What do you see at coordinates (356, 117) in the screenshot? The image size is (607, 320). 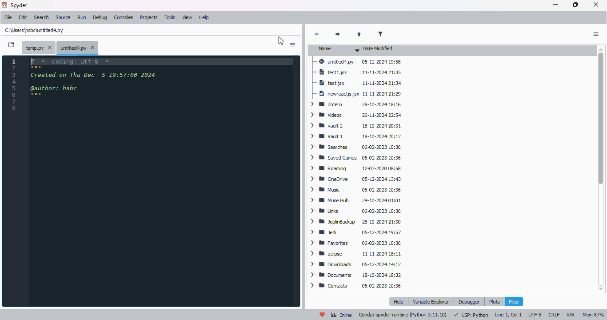 I see `newreactjs.jsx` at bounding box center [356, 117].